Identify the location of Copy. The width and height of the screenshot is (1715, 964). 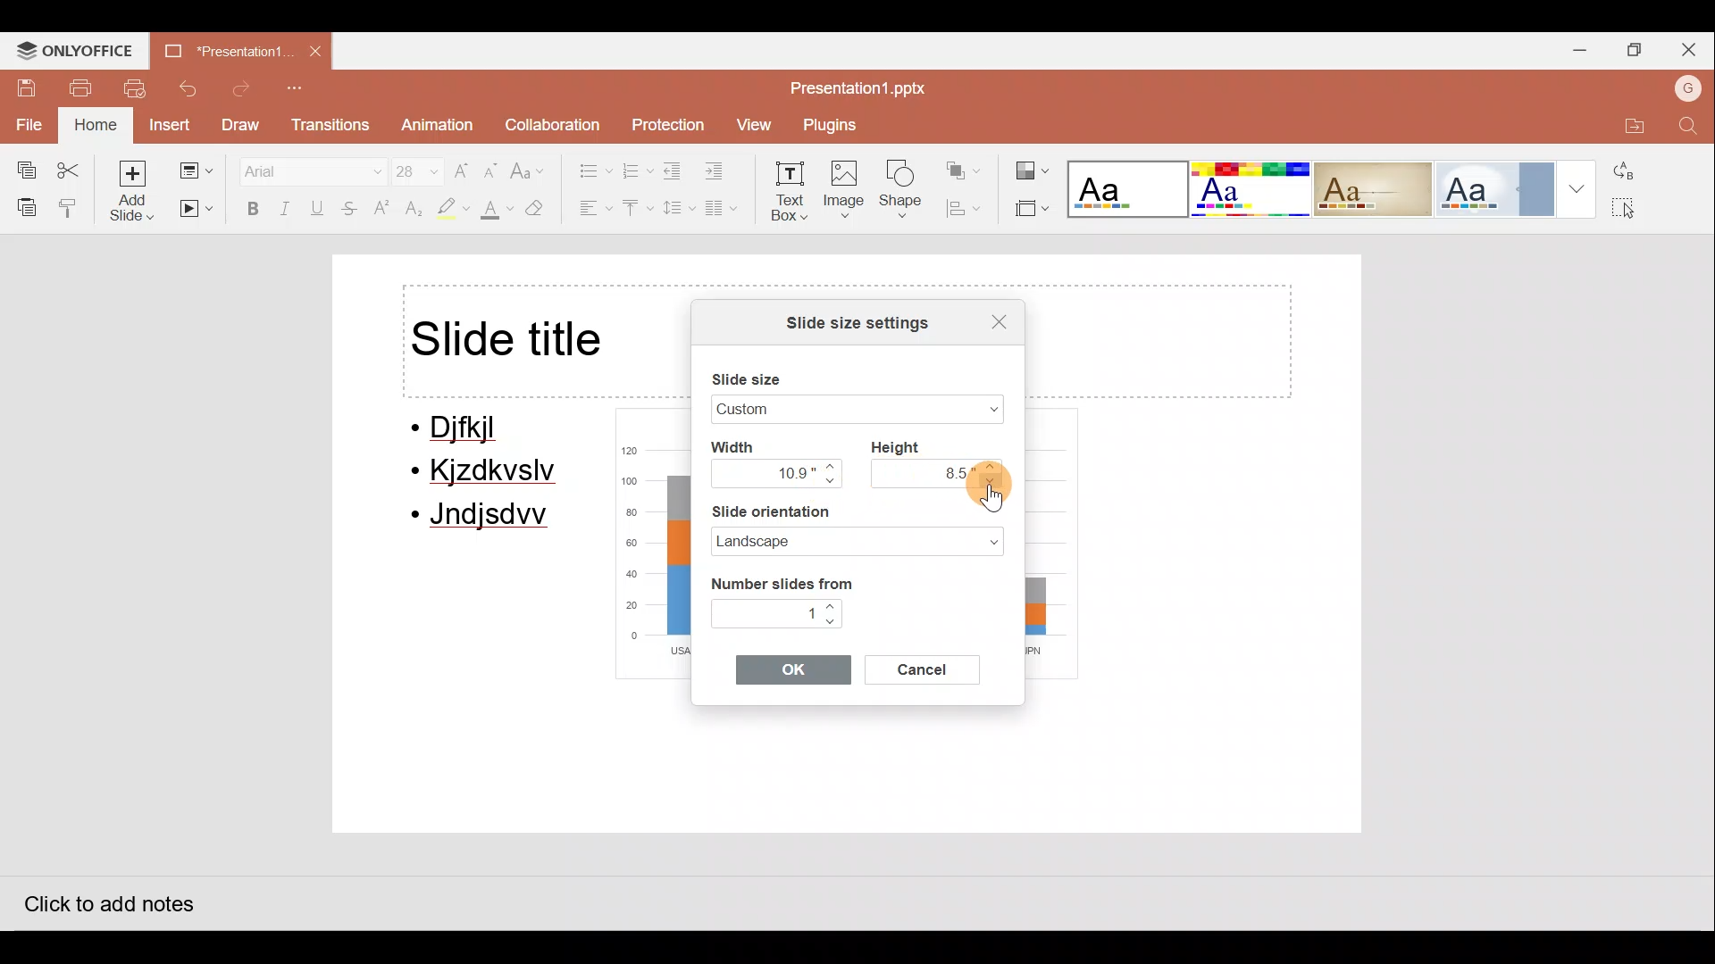
(21, 166).